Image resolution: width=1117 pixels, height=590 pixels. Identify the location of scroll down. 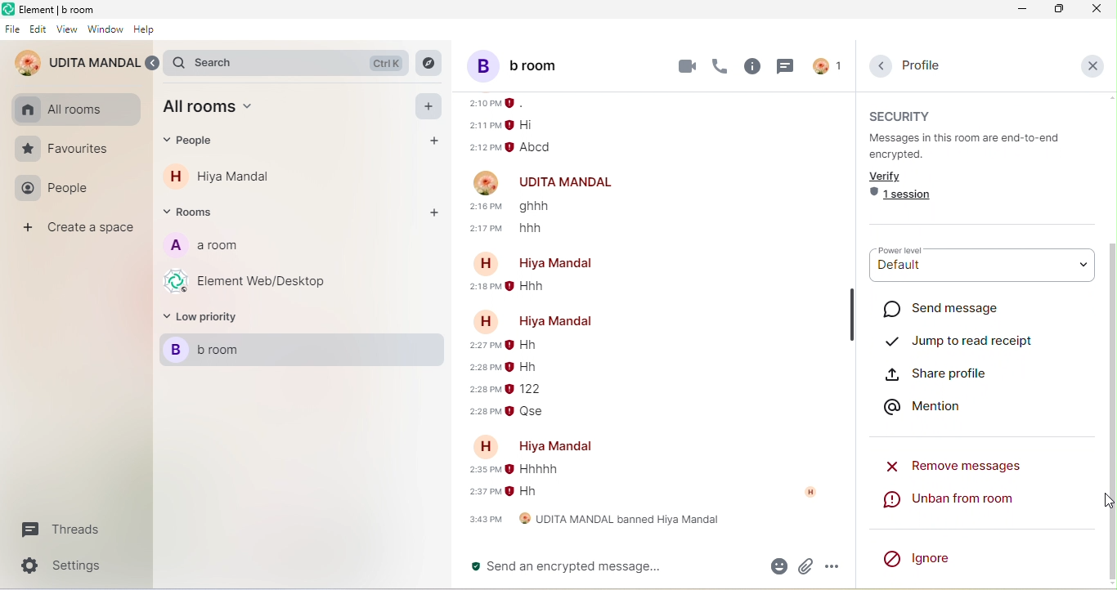
(1110, 410).